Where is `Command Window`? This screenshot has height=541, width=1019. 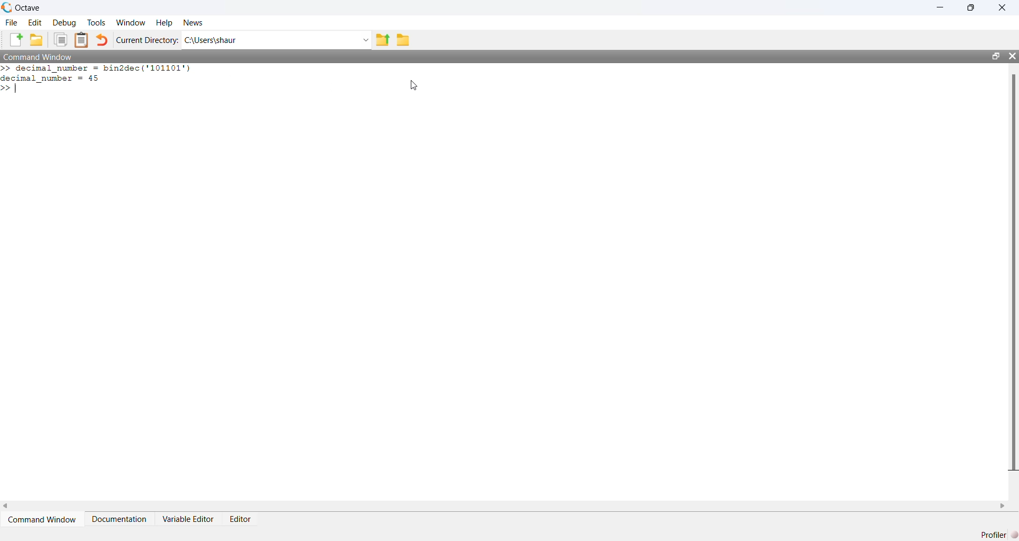 Command Window is located at coordinates (44, 519).